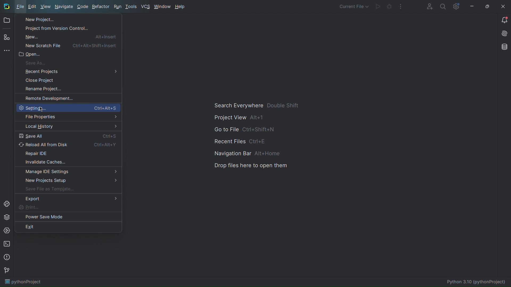 The width and height of the screenshot is (511, 287). I want to click on Settings, so click(456, 7).